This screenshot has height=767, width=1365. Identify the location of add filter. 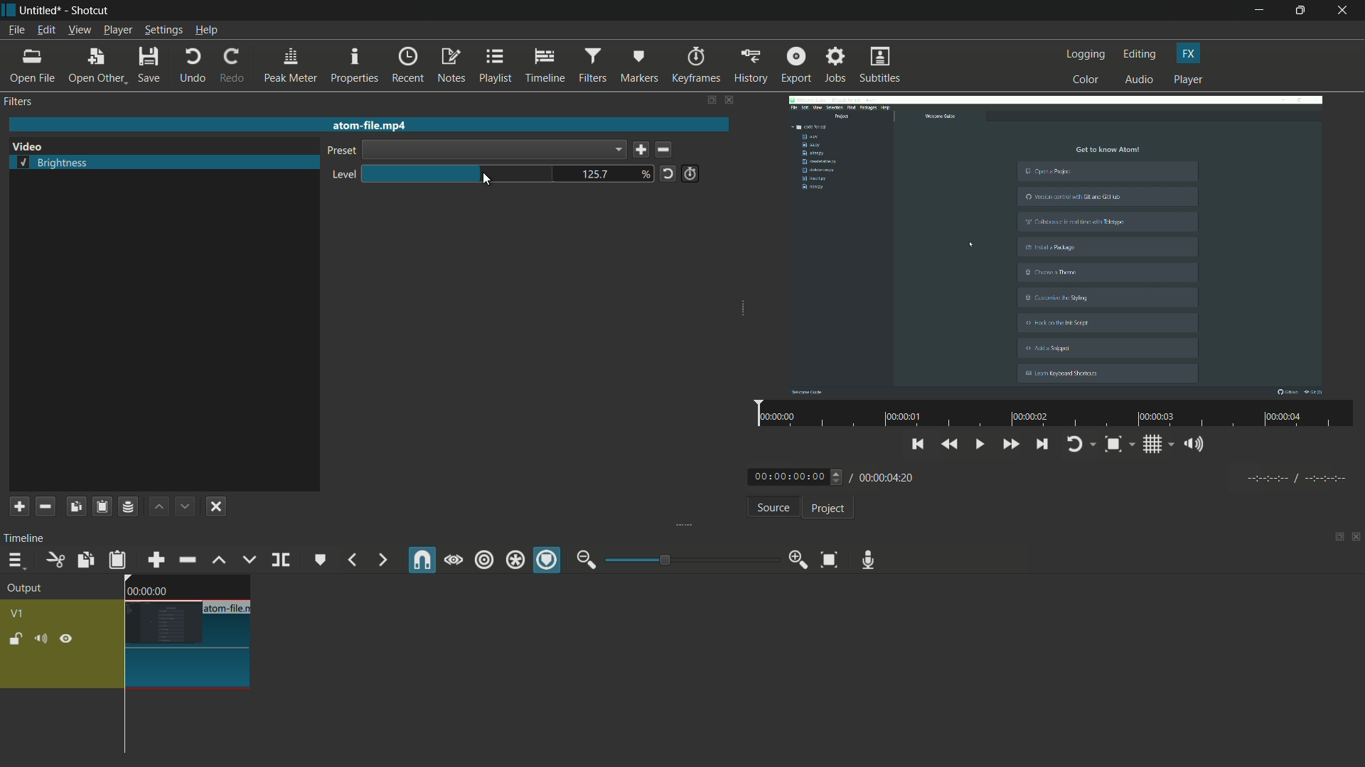
(18, 507).